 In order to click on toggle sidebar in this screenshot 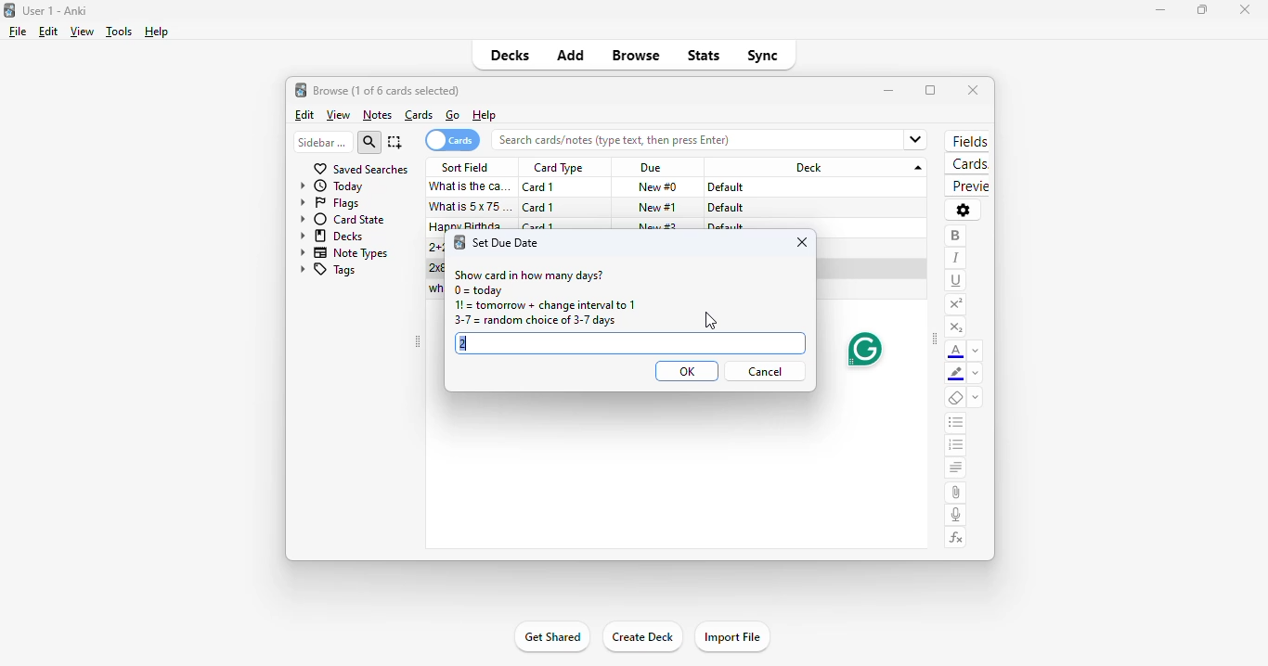, I will do `click(935, 340)`.